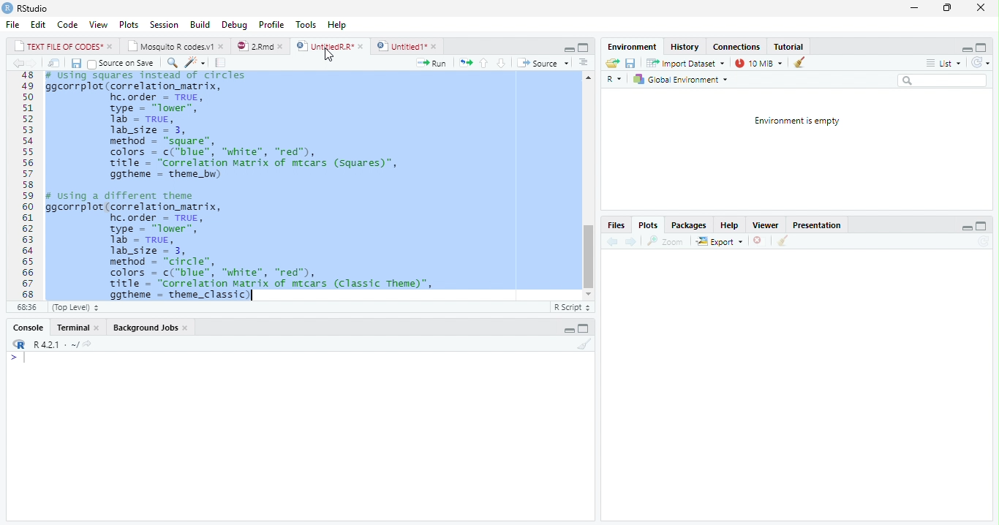 The height and width of the screenshot is (525, 999). Describe the element at coordinates (984, 48) in the screenshot. I see `hide console` at that location.